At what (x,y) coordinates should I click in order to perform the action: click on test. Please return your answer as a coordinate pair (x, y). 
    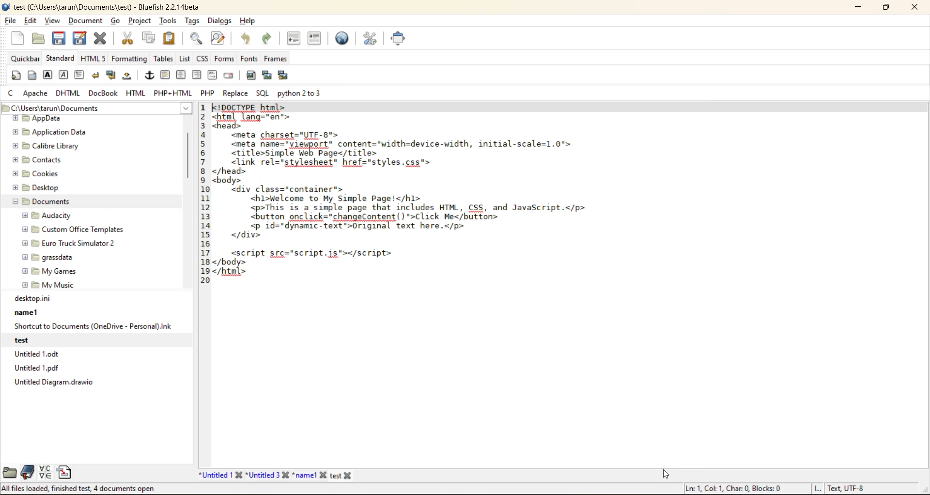
    Looking at the image, I should click on (87, 340).